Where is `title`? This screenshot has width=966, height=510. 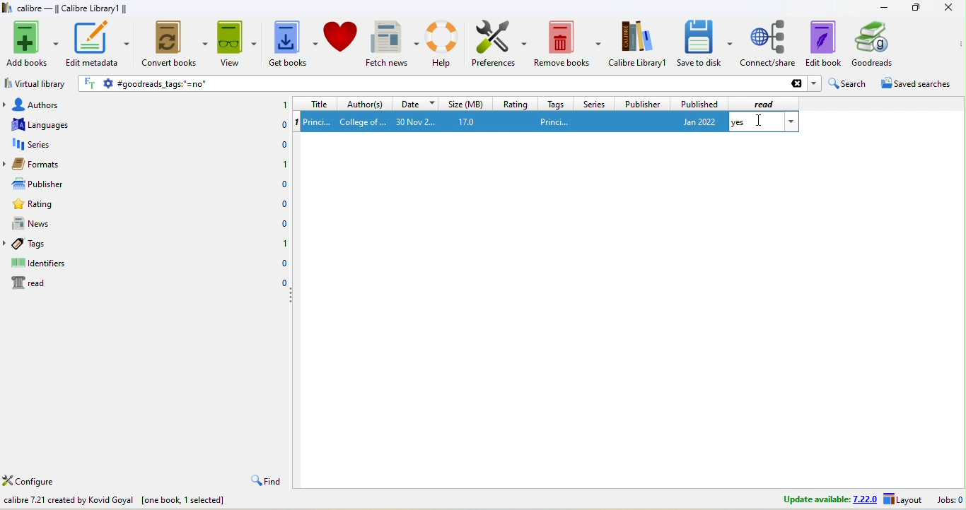 title is located at coordinates (314, 104).